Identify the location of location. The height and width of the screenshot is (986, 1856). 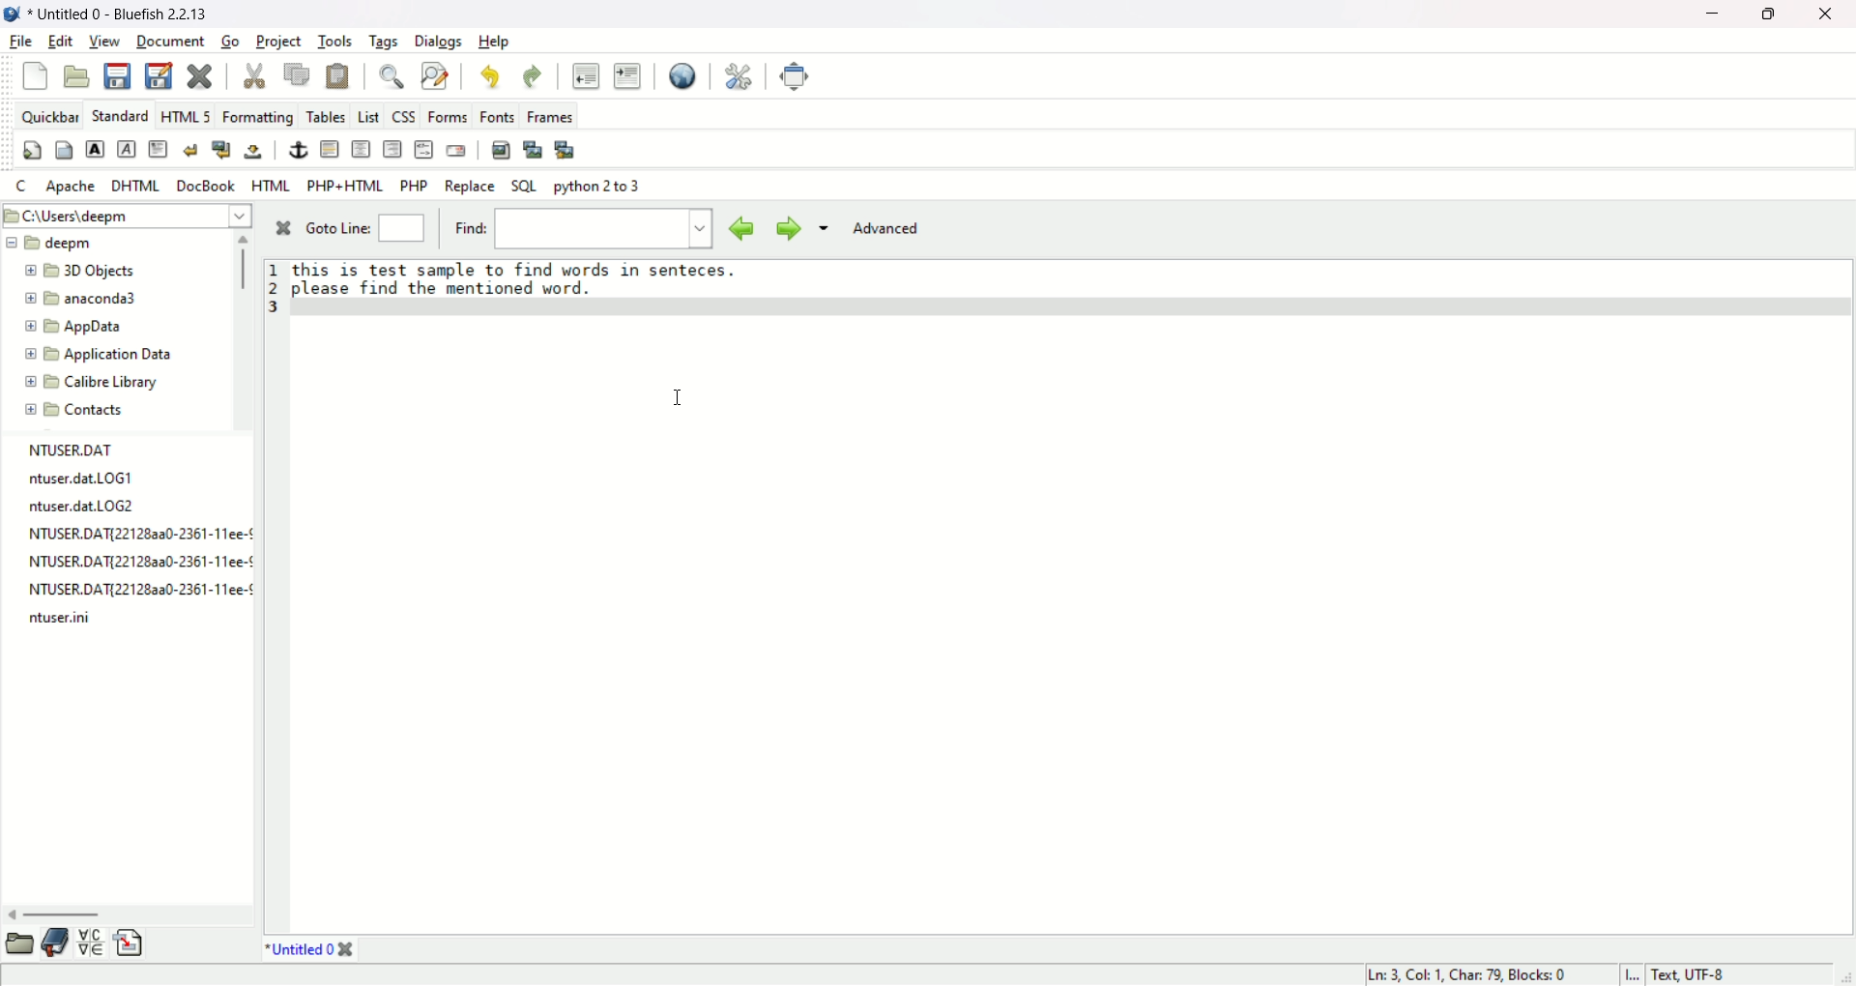
(126, 214).